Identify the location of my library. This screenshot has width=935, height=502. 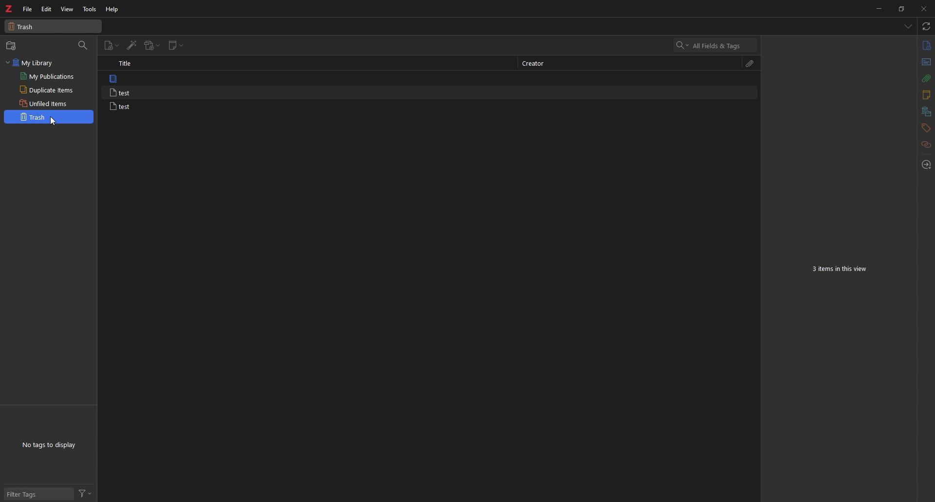
(49, 62).